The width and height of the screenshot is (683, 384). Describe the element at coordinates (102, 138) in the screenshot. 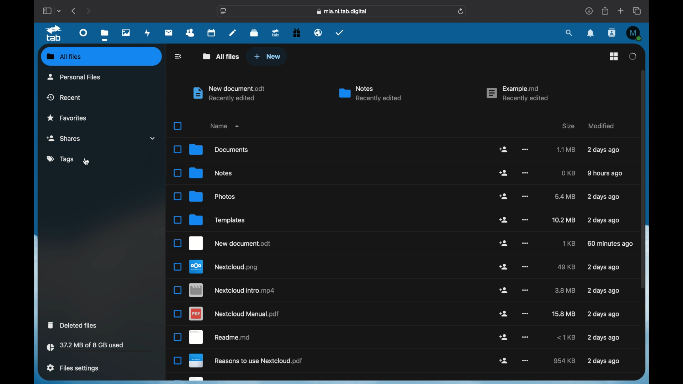

I see `shared` at that location.